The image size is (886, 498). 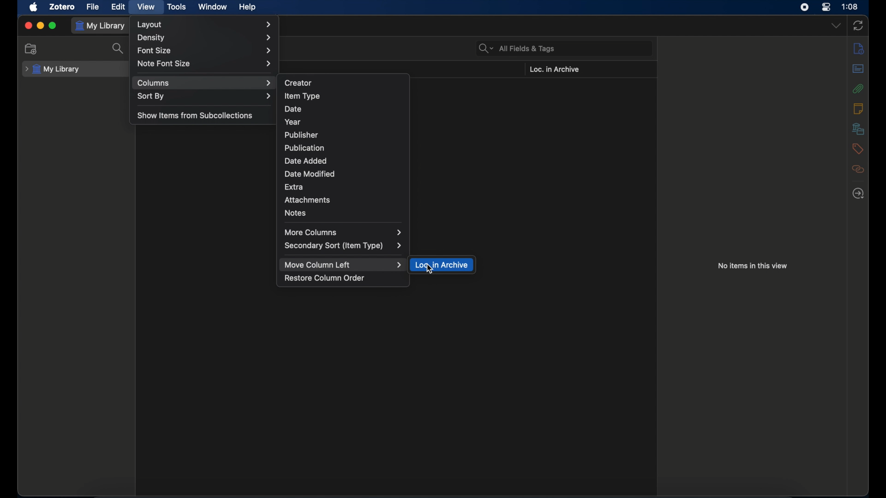 What do you see at coordinates (858, 69) in the screenshot?
I see `abstract` at bounding box center [858, 69].